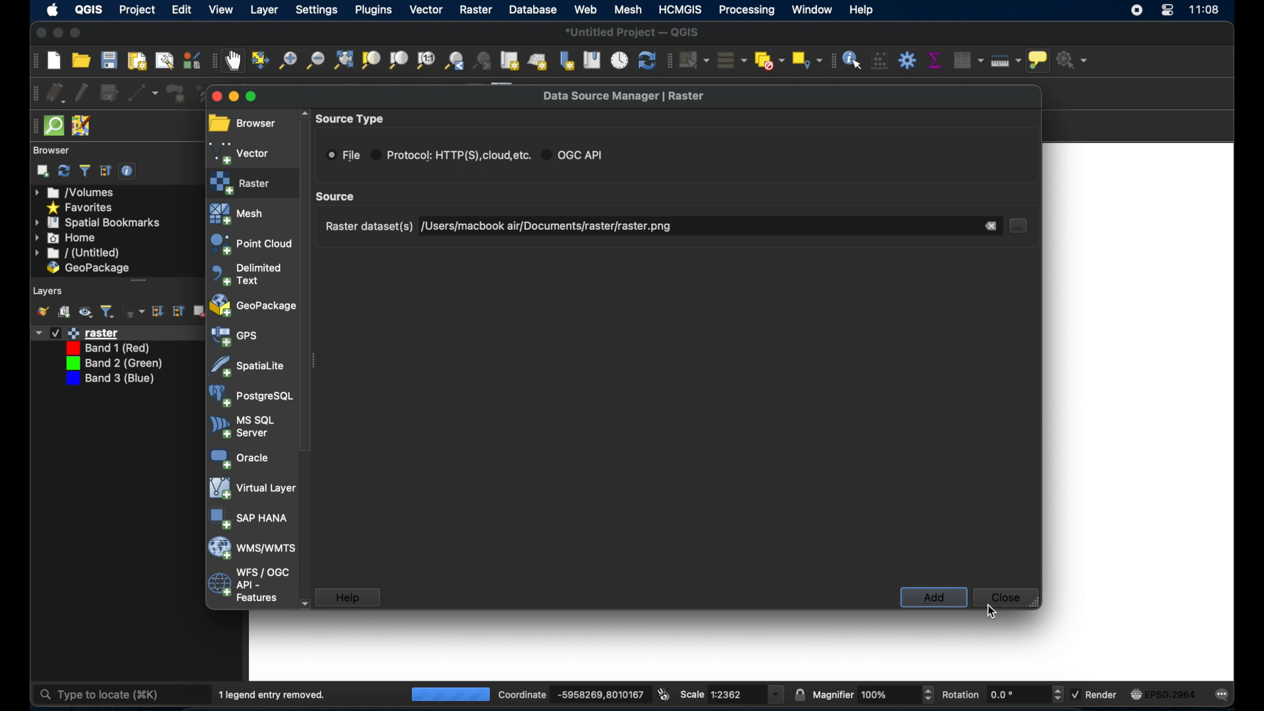  What do you see at coordinates (993, 610) in the screenshot?
I see `cursor` at bounding box center [993, 610].